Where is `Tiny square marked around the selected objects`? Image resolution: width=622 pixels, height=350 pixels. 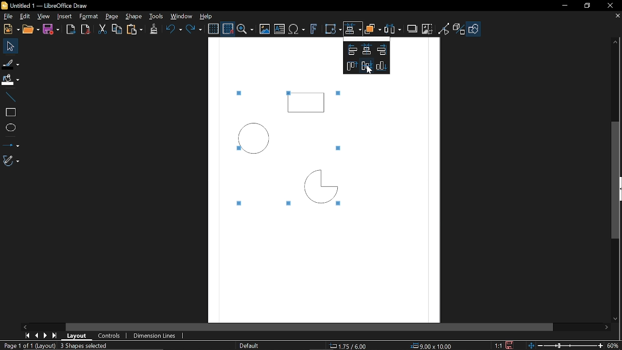
Tiny square marked around the selected objects is located at coordinates (335, 148).